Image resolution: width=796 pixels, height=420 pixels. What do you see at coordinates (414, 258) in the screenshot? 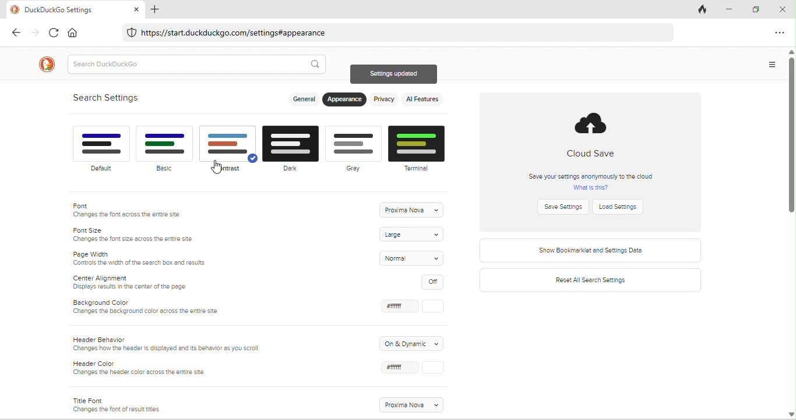
I see `normal` at bounding box center [414, 258].